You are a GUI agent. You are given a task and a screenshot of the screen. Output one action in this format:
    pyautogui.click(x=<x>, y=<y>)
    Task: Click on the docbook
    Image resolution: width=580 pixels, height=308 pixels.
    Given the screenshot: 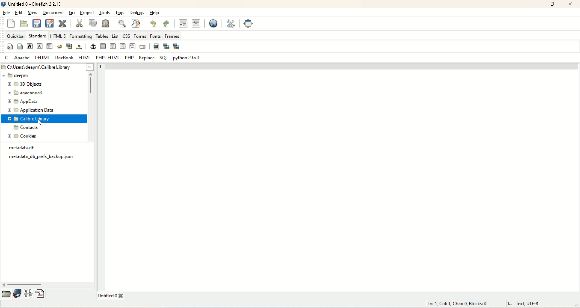 What is the action you would take?
    pyautogui.click(x=64, y=57)
    